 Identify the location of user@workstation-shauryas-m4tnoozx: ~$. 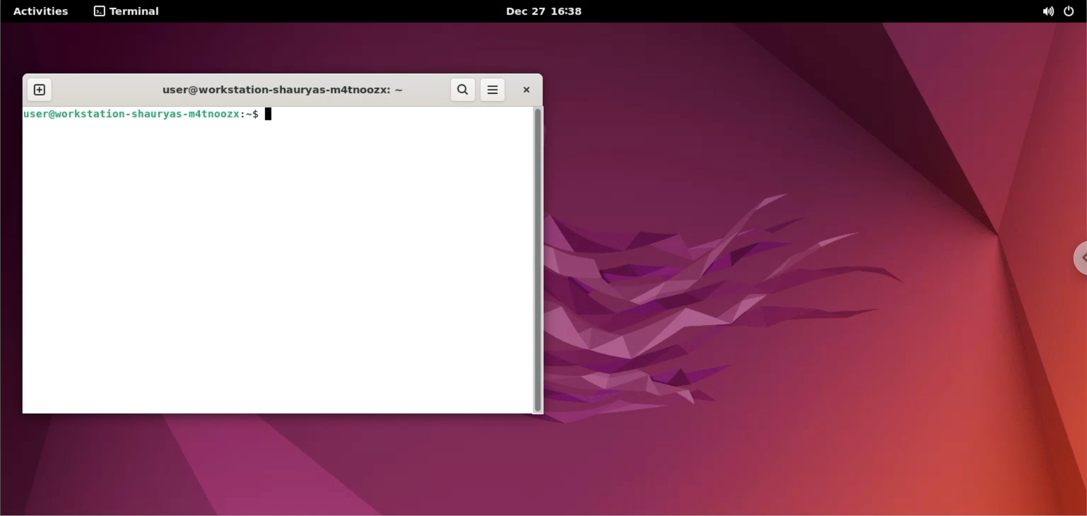
(152, 115).